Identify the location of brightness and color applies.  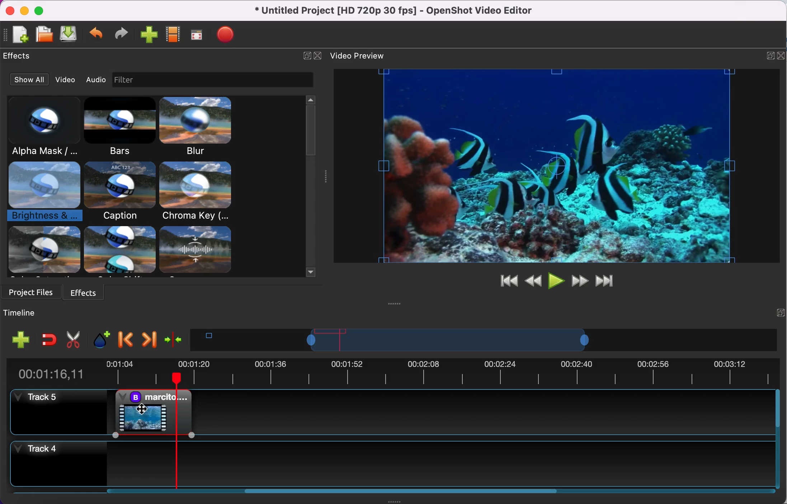
(156, 412).